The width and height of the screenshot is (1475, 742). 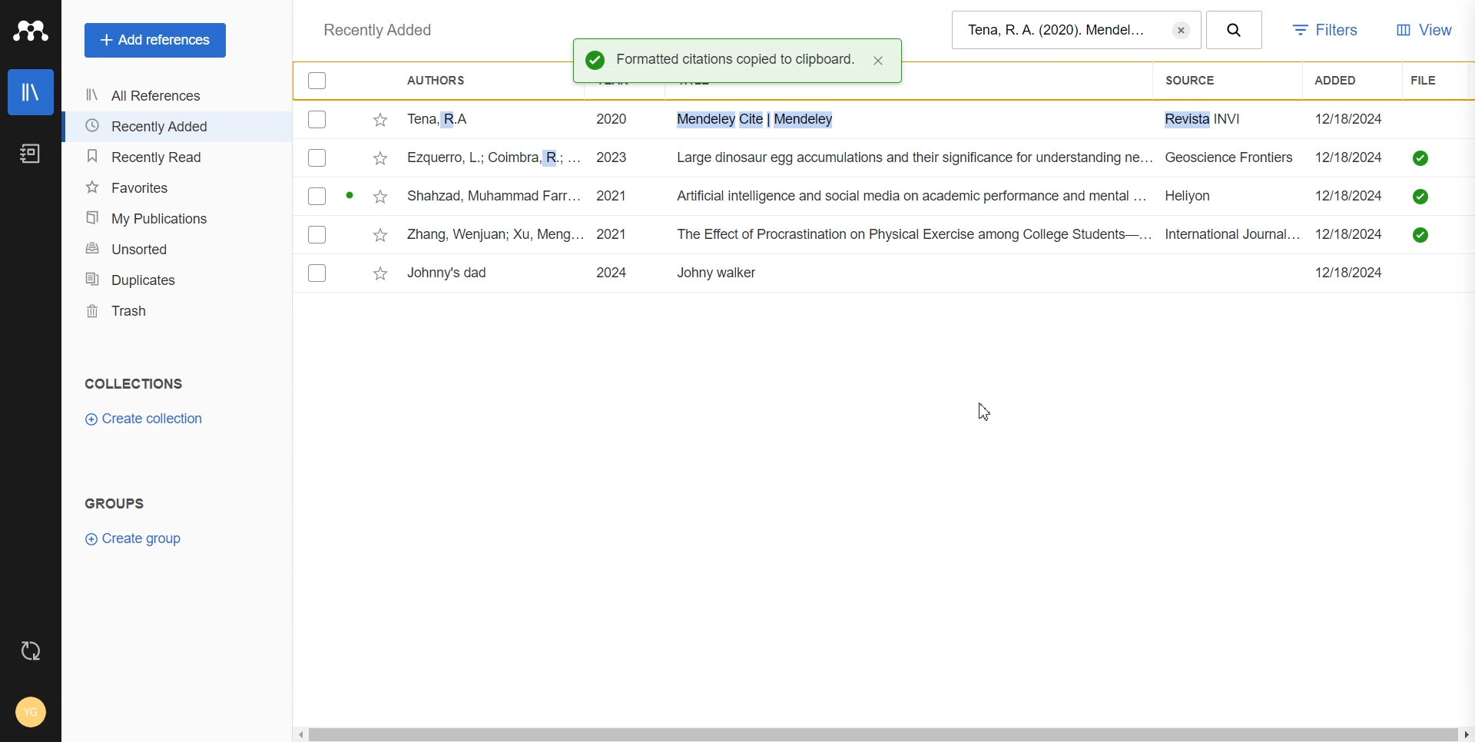 What do you see at coordinates (177, 249) in the screenshot?
I see `Unsorted` at bounding box center [177, 249].